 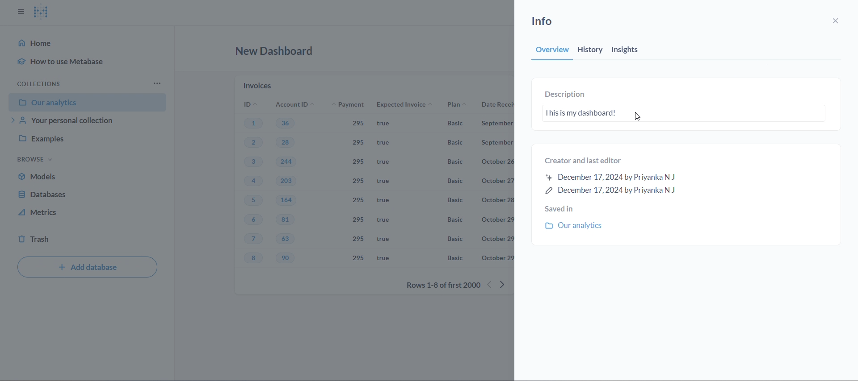 I want to click on 295, so click(x=360, y=219).